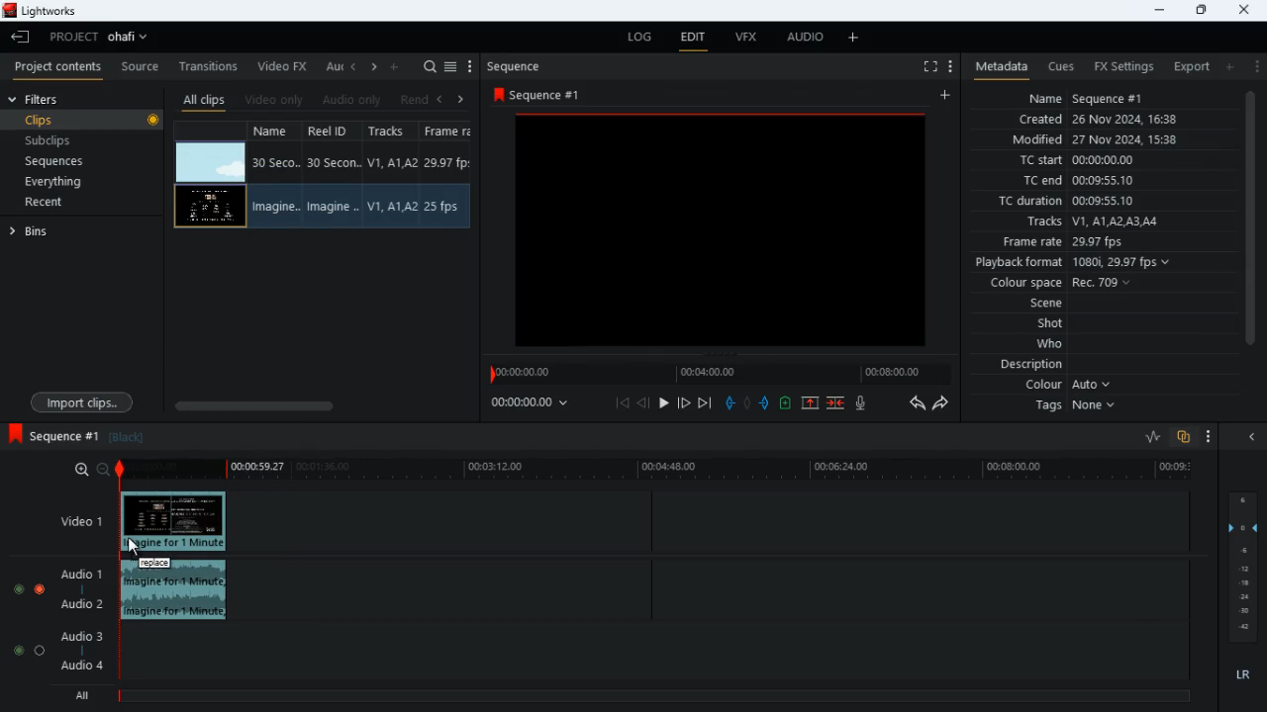  I want to click on sequence, so click(57, 435).